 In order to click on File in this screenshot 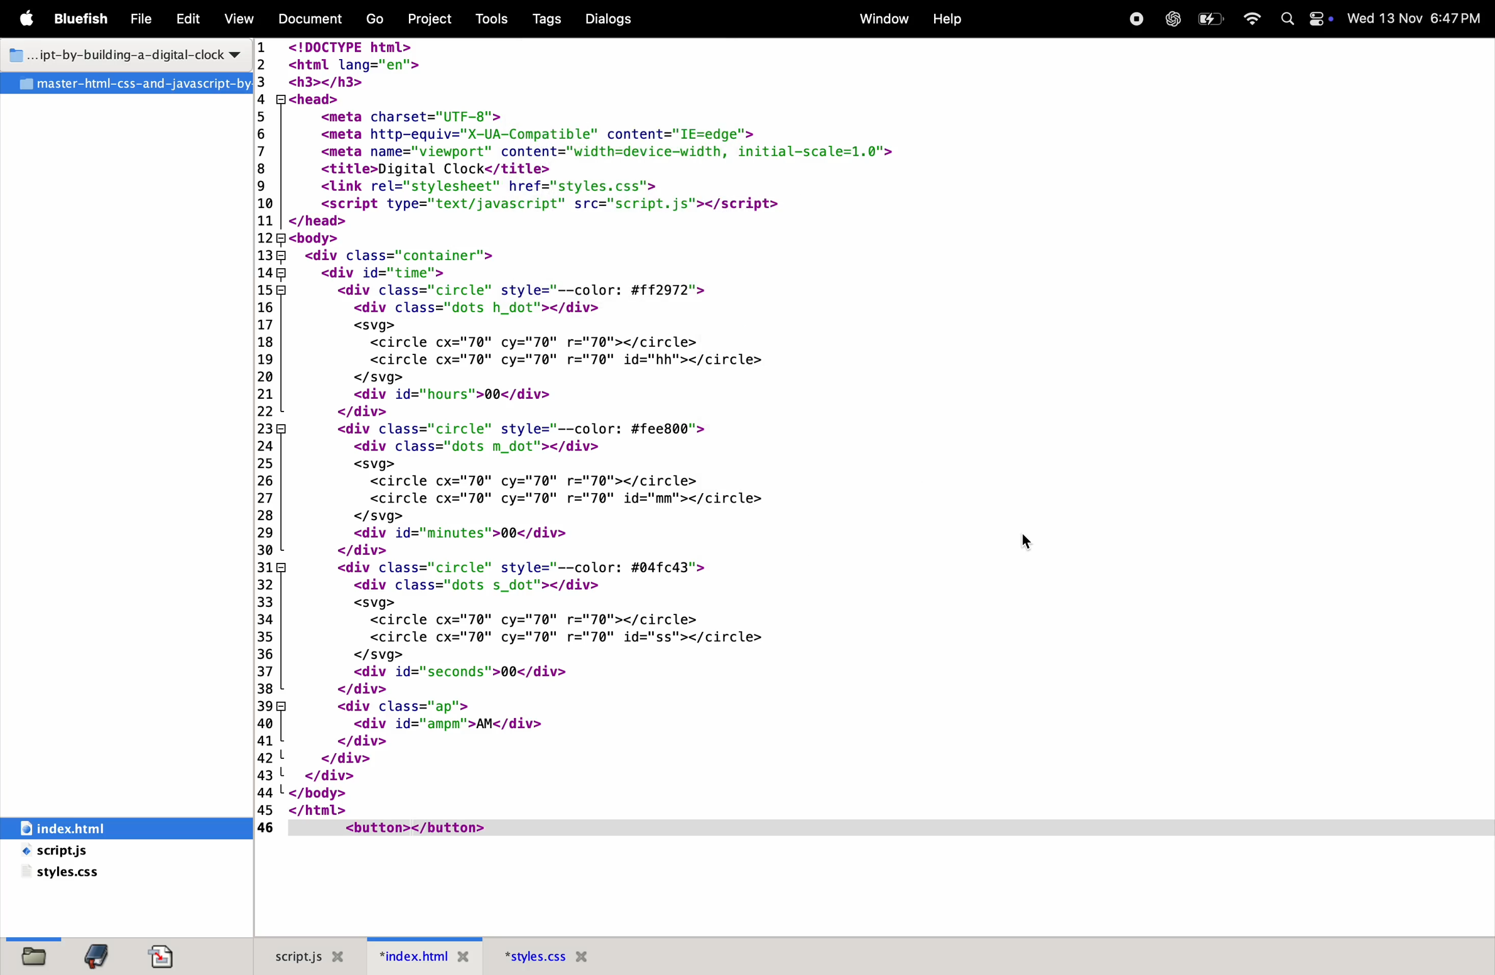, I will do `click(144, 19)`.